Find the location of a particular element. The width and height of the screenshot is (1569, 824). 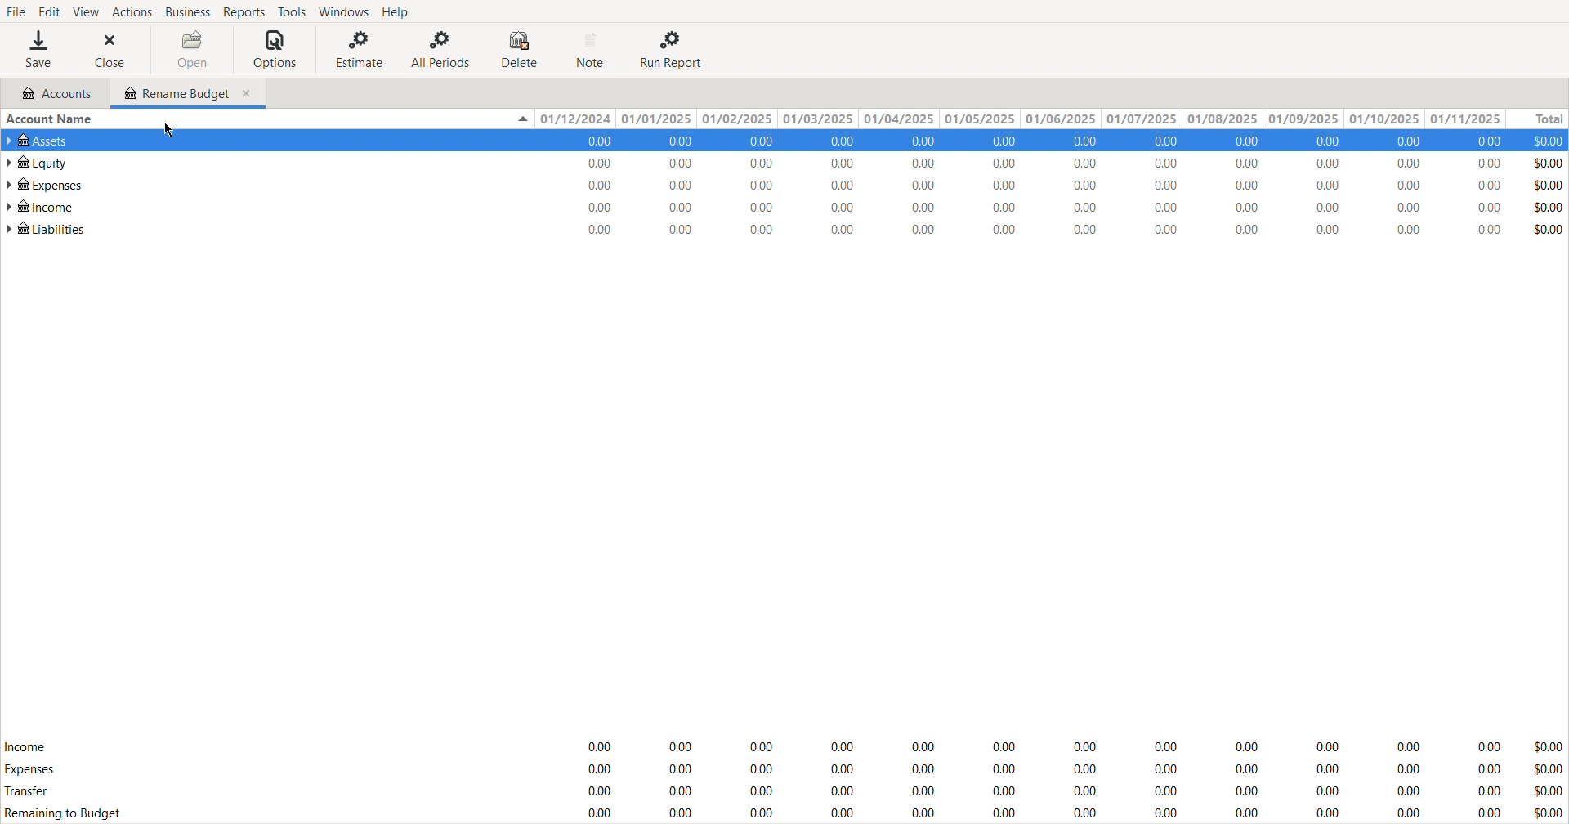

Rename Budget is located at coordinates (188, 92).